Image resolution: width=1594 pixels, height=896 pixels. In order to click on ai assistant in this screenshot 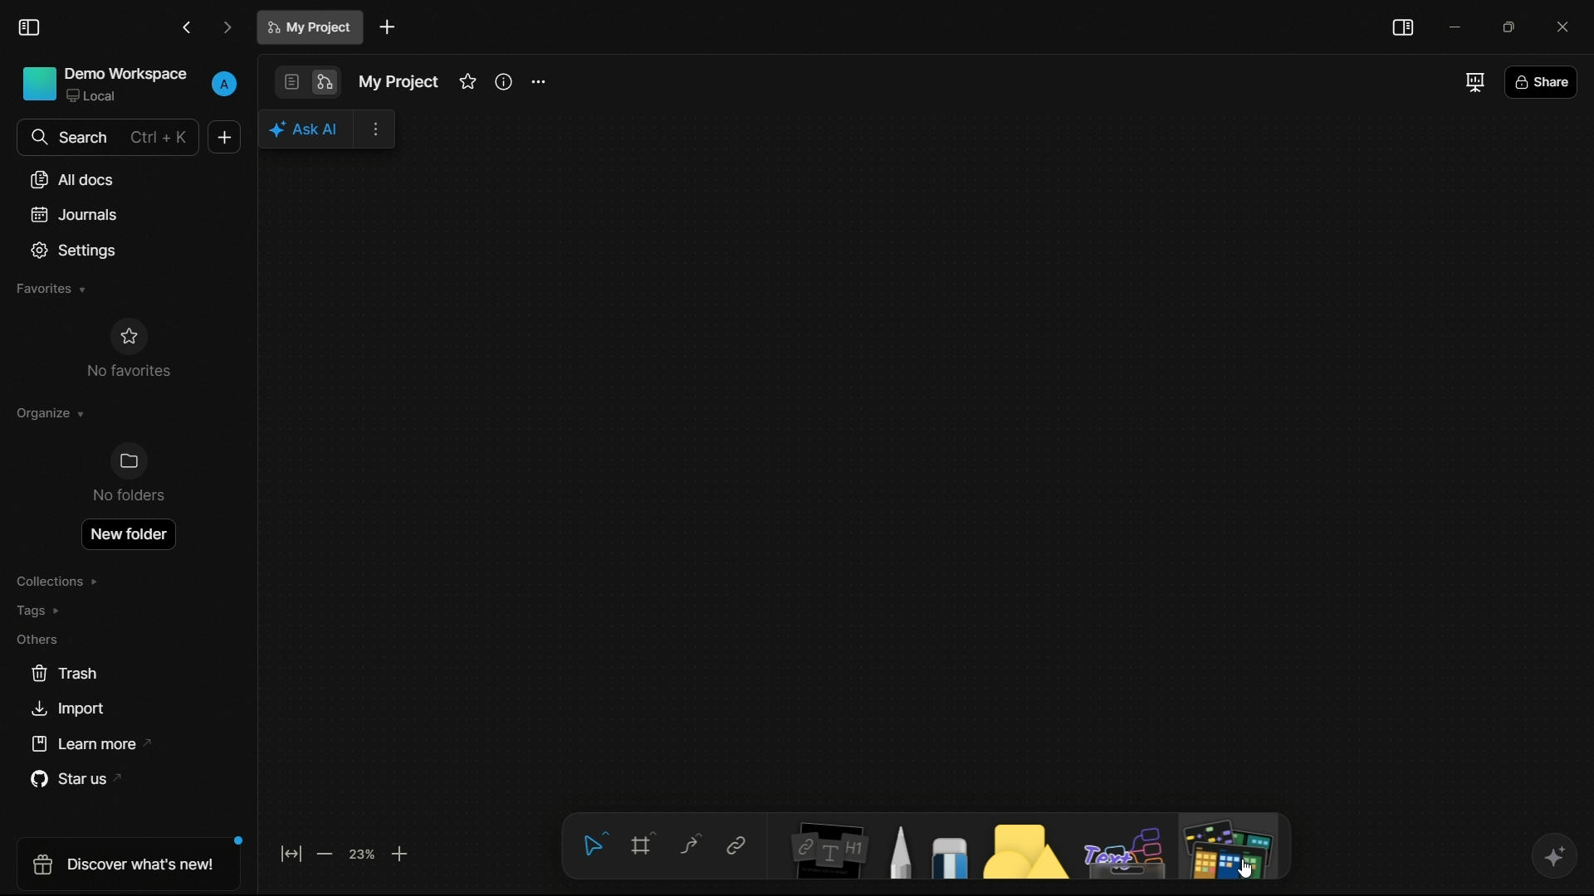, I will do `click(1553, 856)`.